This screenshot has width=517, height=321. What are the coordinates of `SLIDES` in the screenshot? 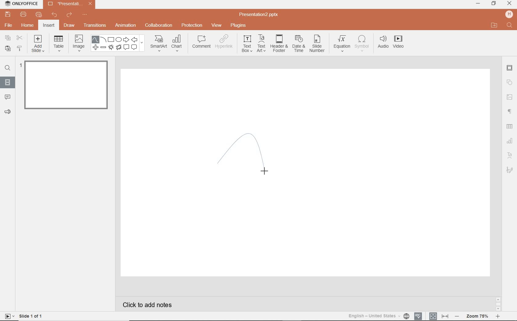 It's located at (7, 82).